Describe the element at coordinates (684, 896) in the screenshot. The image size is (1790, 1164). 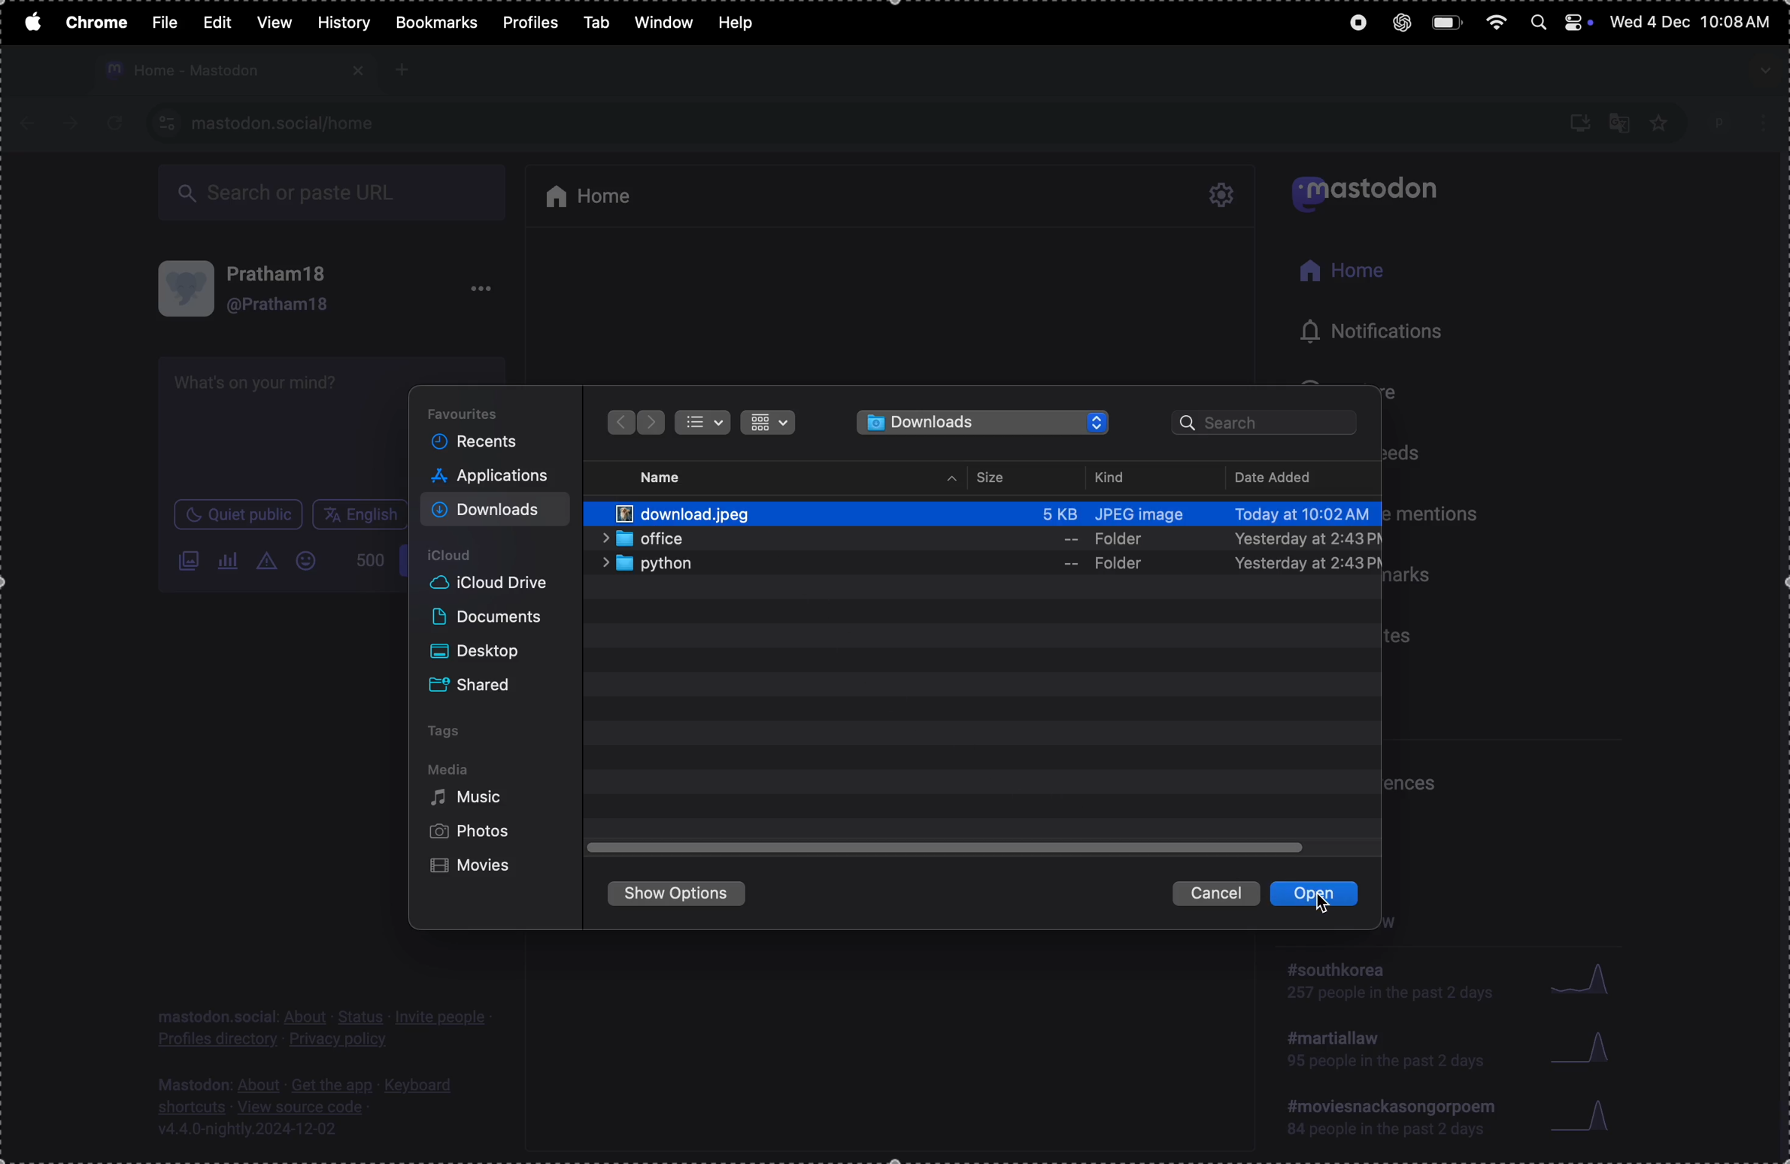
I see `show options` at that location.